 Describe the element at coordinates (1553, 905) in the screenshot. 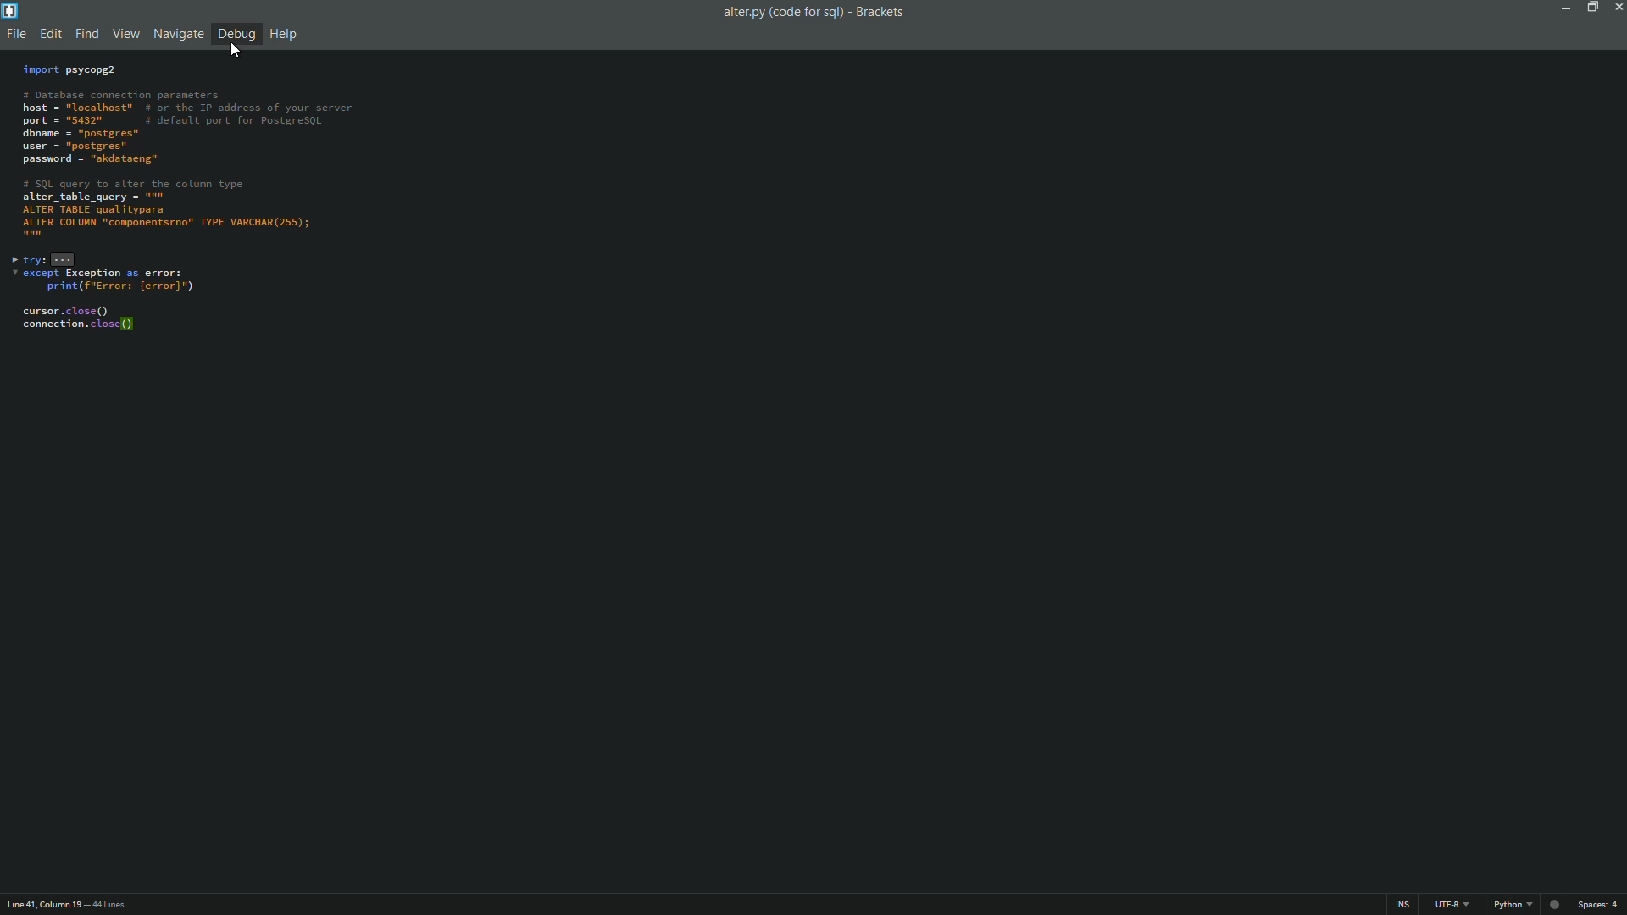

I see `error status` at that location.